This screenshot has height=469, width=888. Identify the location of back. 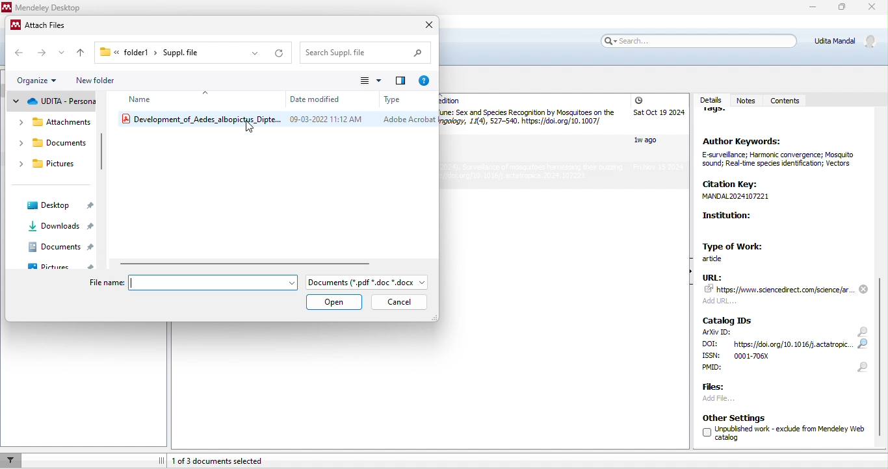
(18, 53).